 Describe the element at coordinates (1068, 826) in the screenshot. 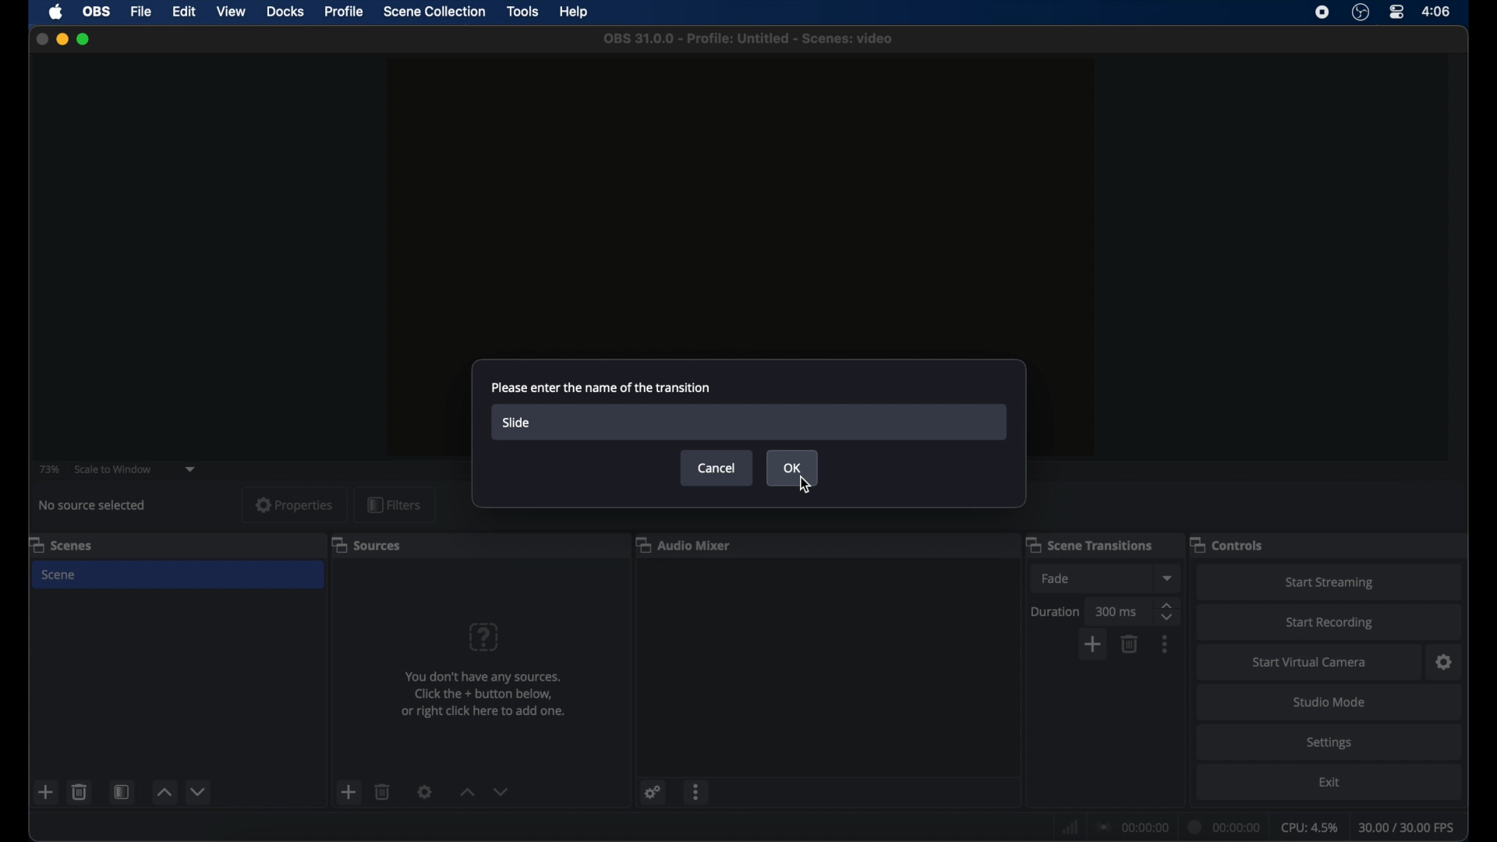

I see `netwrok` at that location.